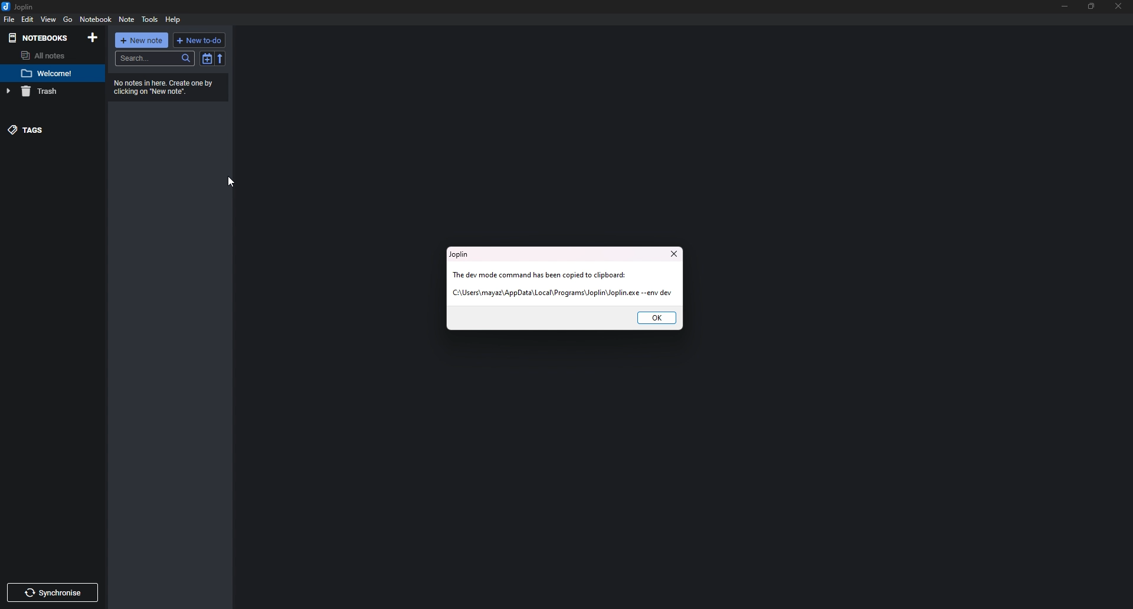 This screenshot has height=609, width=1133. What do you see at coordinates (673, 254) in the screenshot?
I see `close` at bounding box center [673, 254].